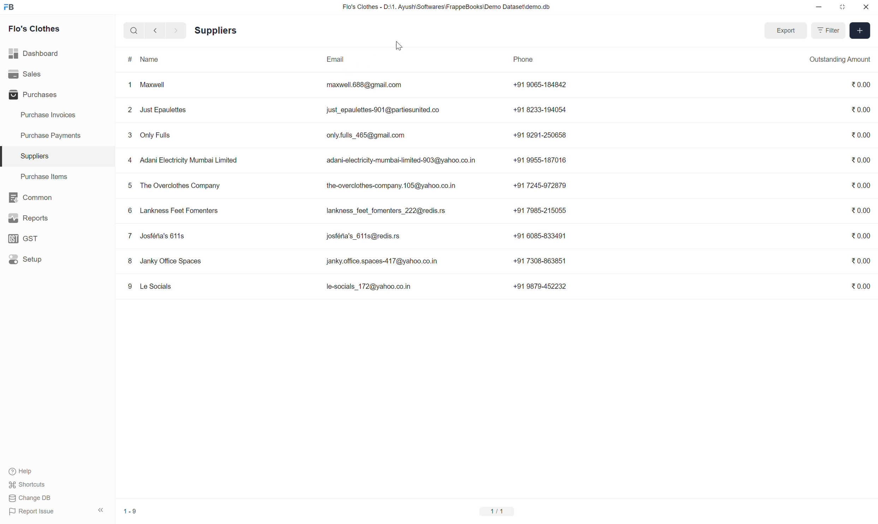 The height and width of the screenshot is (524, 878). I want to click on 6, so click(129, 211).